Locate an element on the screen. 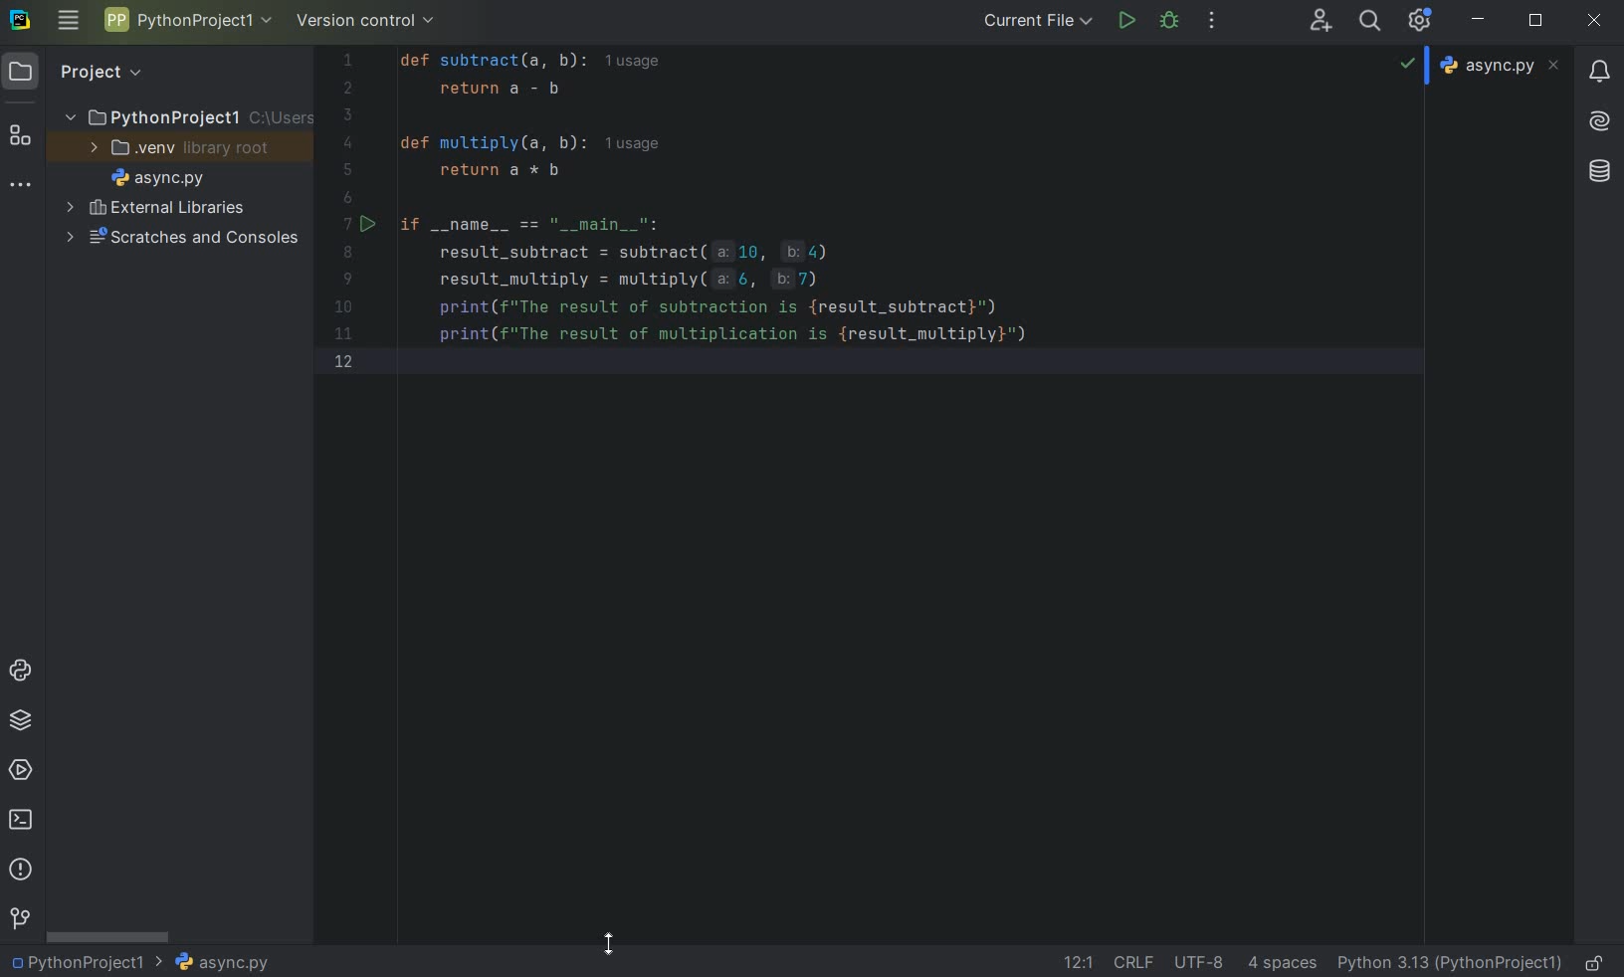 The height and width of the screenshot is (977, 1624). project icon is located at coordinates (24, 72).